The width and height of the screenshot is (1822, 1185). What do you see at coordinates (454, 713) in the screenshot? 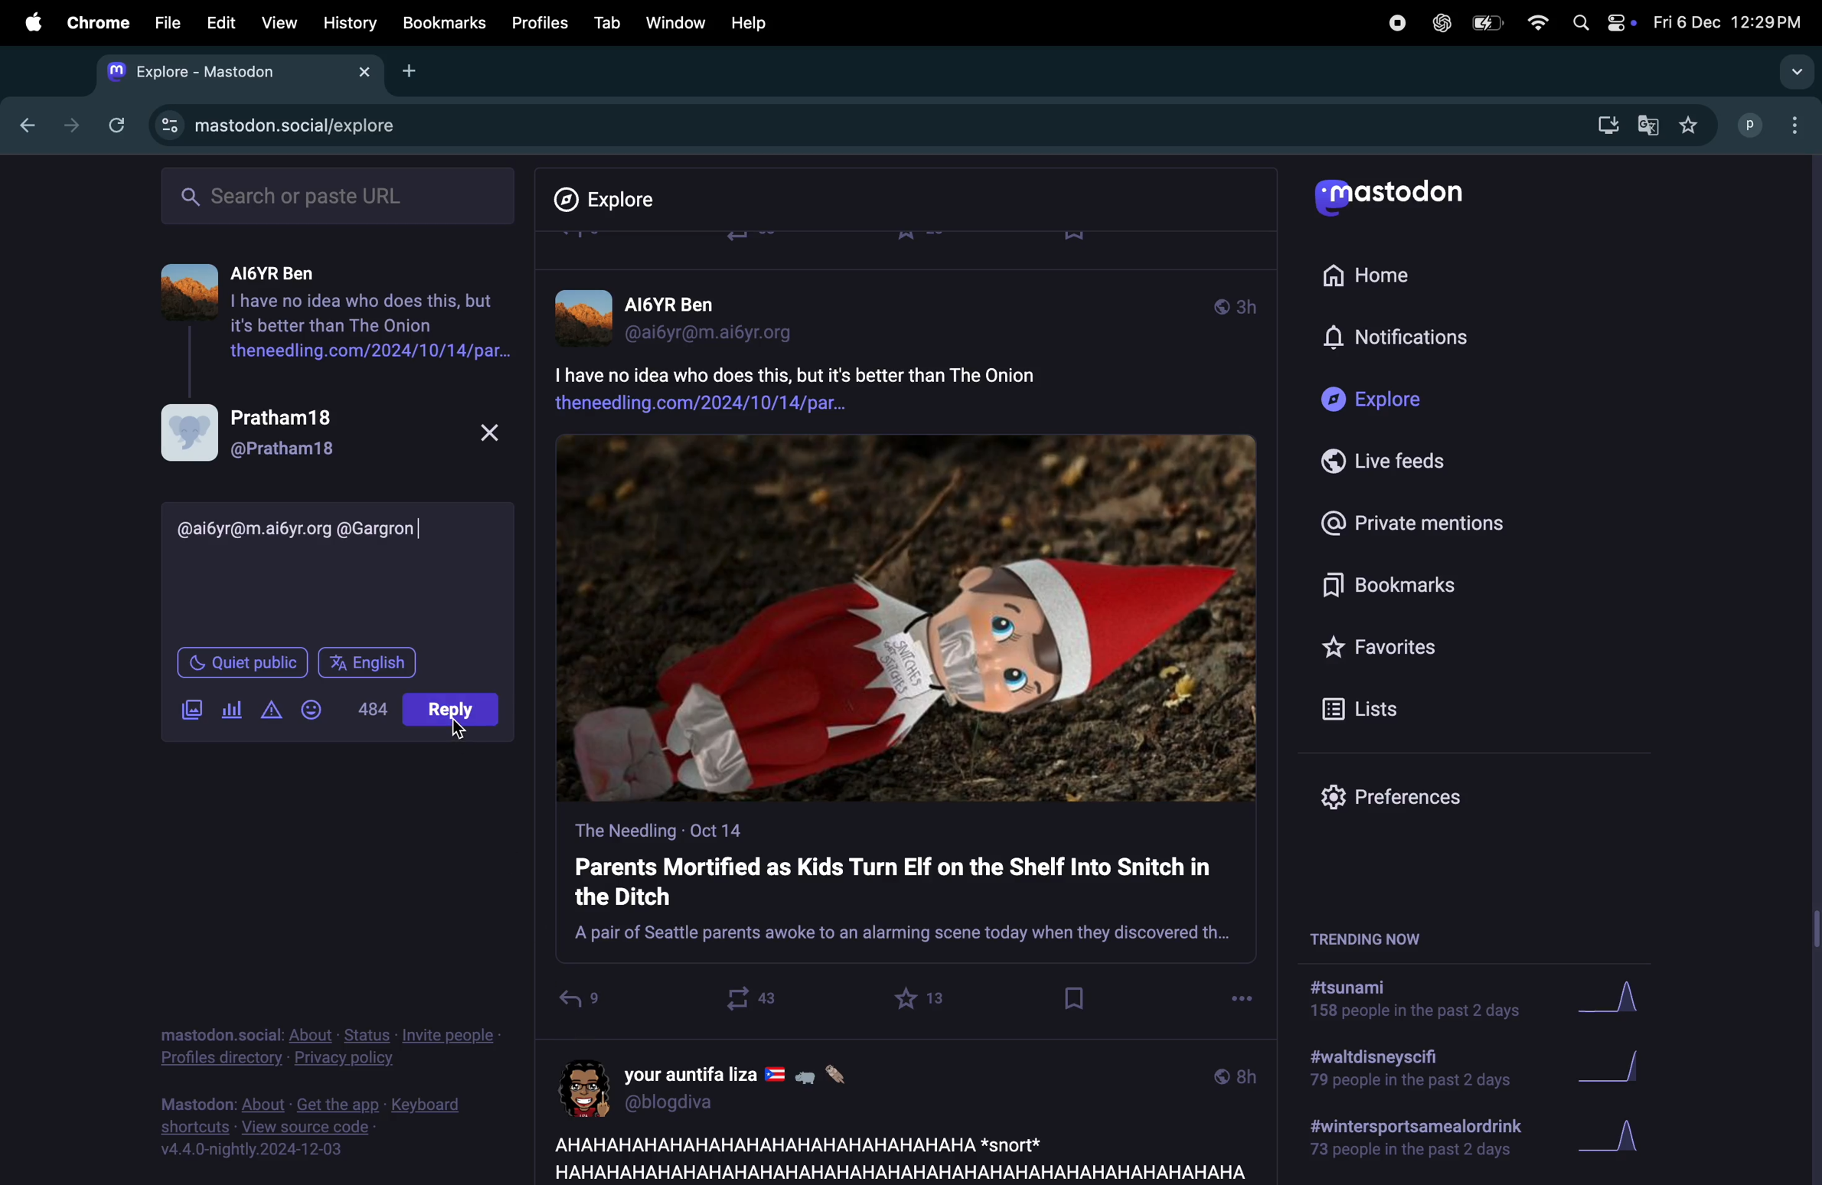
I see `Post` at bounding box center [454, 713].